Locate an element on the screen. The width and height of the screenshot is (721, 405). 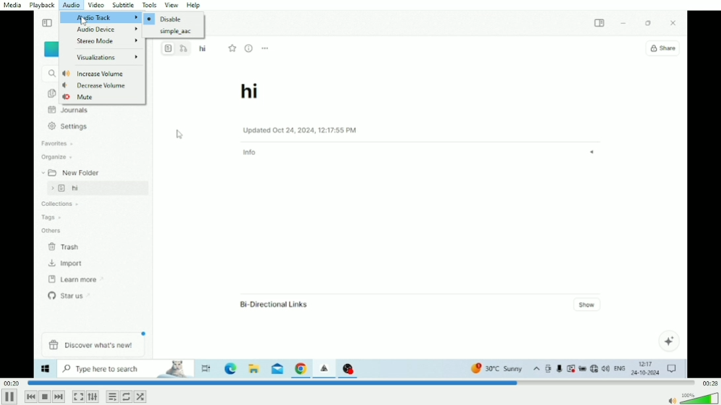
Toggle playlist is located at coordinates (112, 396).